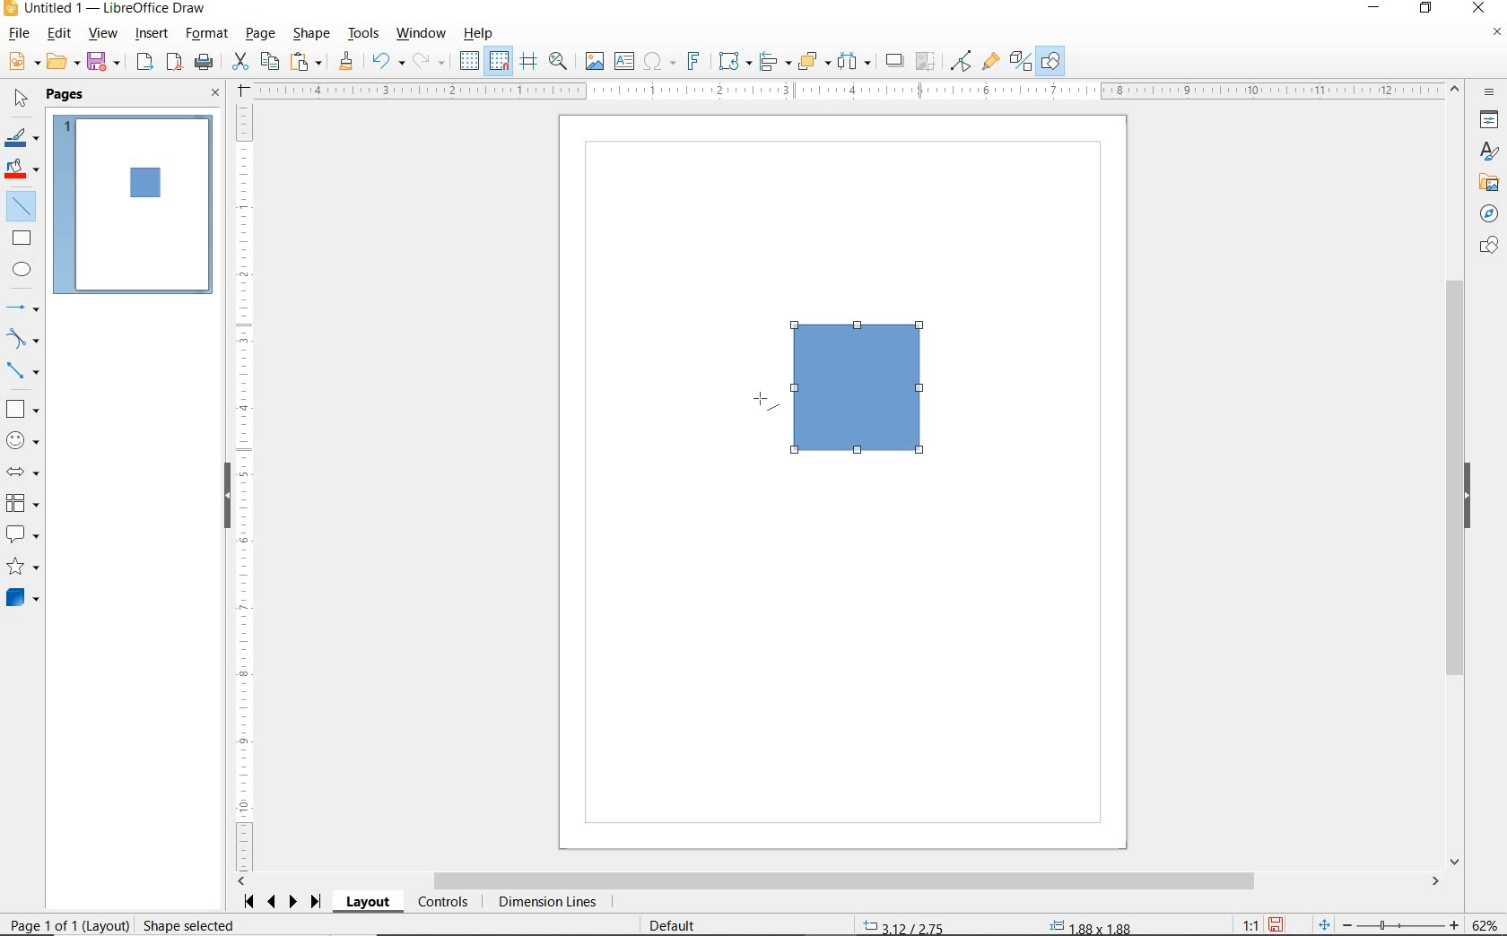 This screenshot has width=1507, height=936. What do you see at coordinates (1379, 9) in the screenshot?
I see `MINIMIZE` at bounding box center [1379, 9].